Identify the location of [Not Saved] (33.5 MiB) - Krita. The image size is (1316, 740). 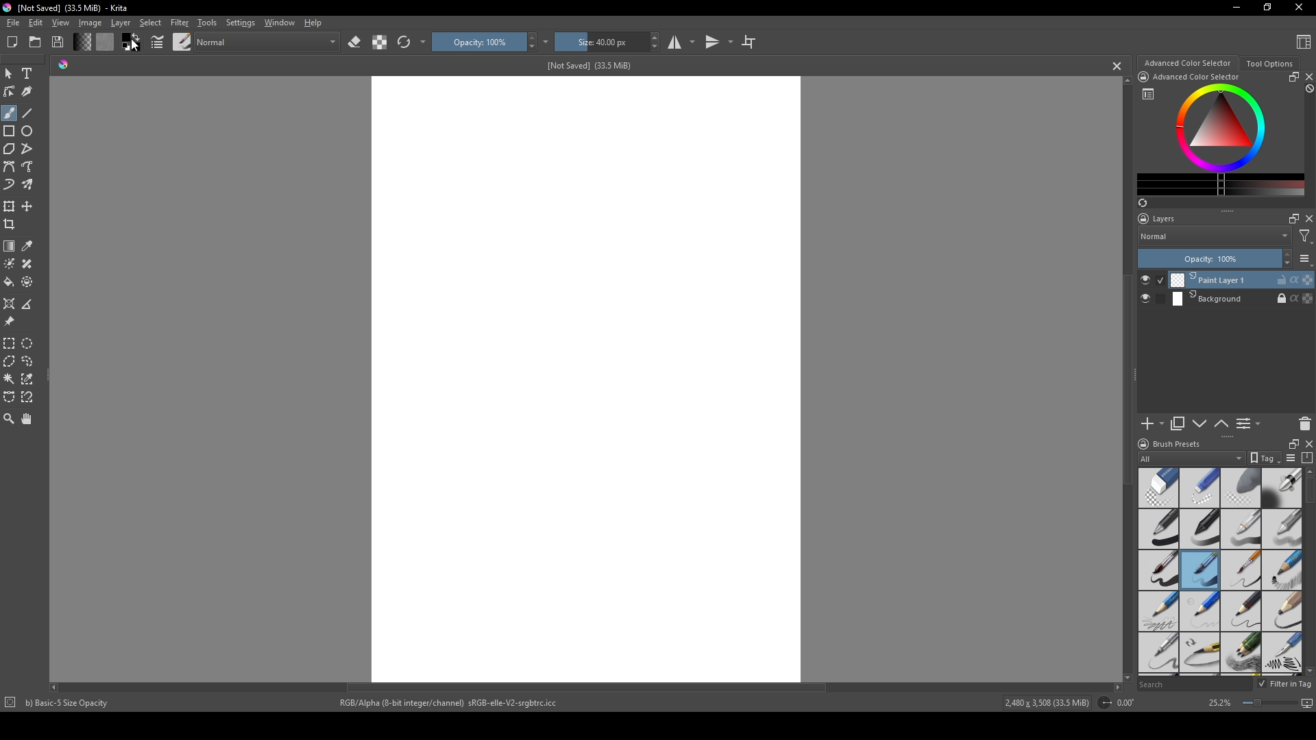
(75, 8).